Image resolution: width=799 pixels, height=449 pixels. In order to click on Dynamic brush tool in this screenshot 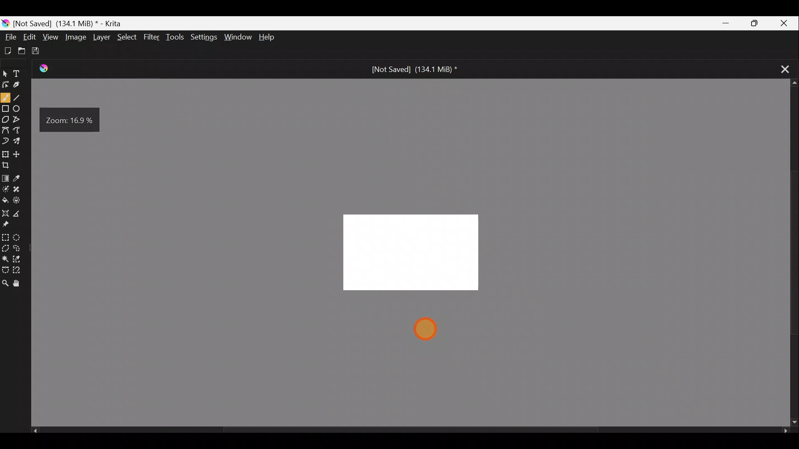, I will do `click(5, 141)`.